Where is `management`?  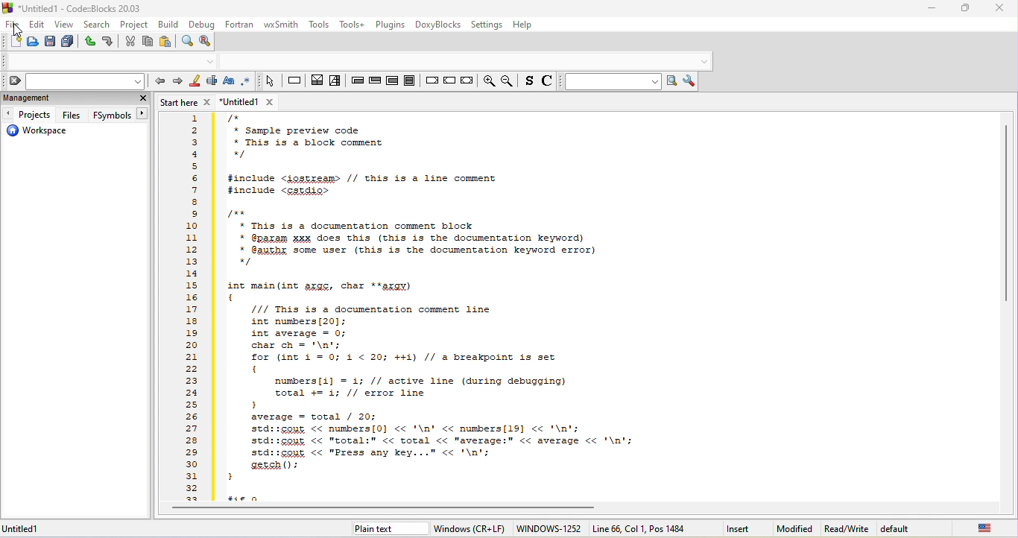
management is located at coordinates (63, 99).